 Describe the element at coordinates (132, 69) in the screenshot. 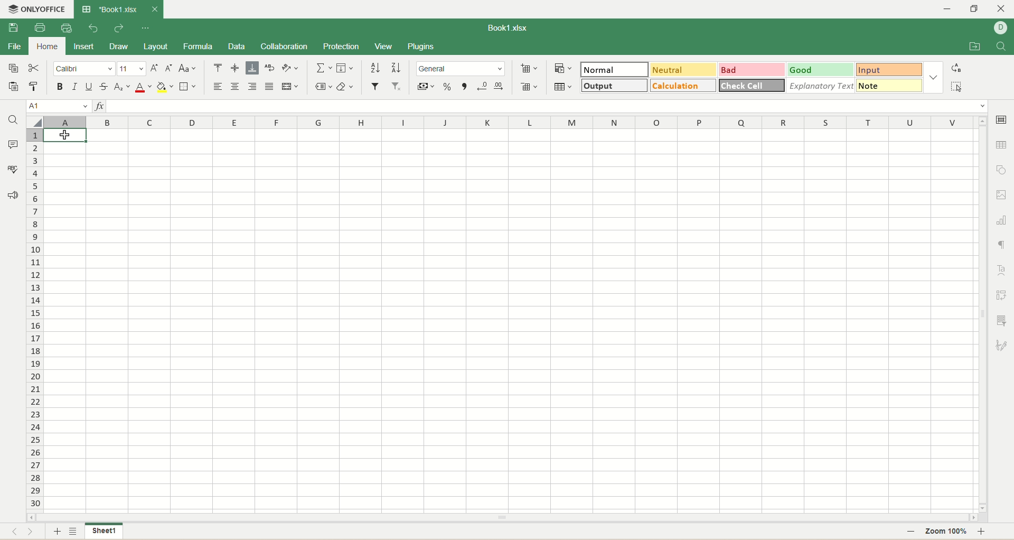

I see `font size` at that location.